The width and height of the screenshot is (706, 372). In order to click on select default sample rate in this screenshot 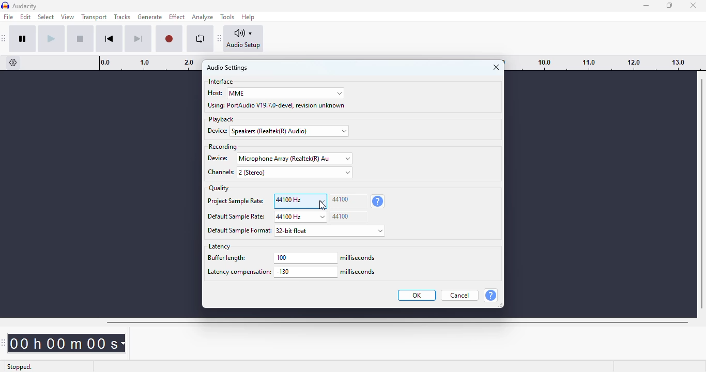, I will do `click(300, 217)`.